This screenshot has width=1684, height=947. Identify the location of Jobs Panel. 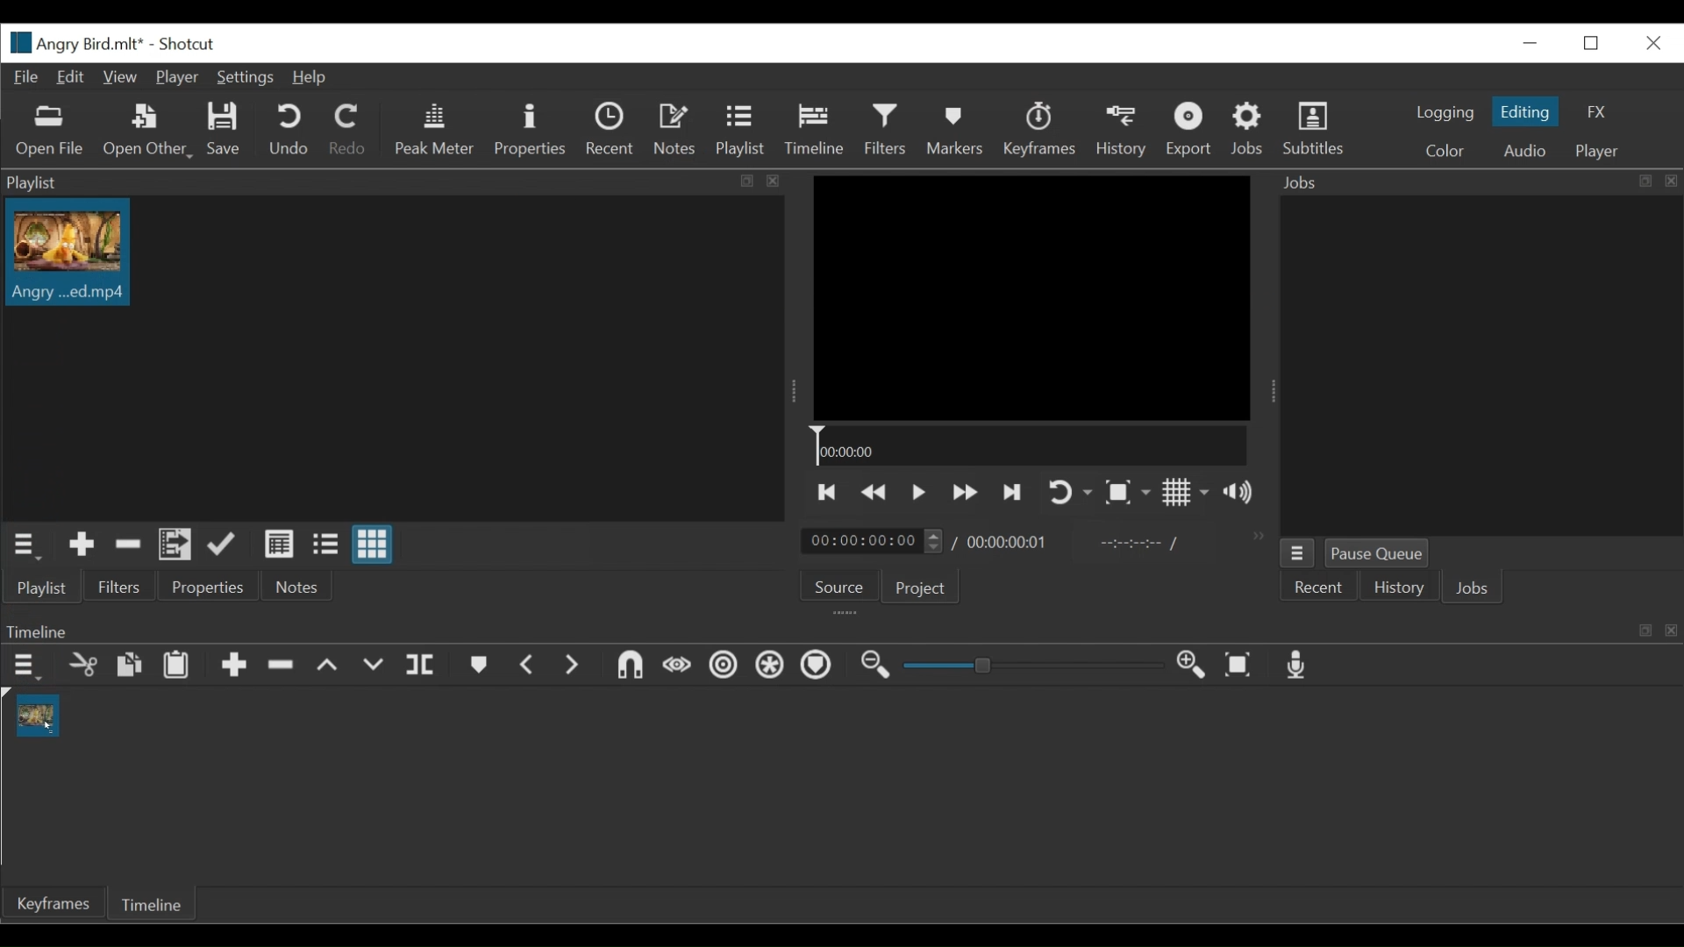
(1488, 367).